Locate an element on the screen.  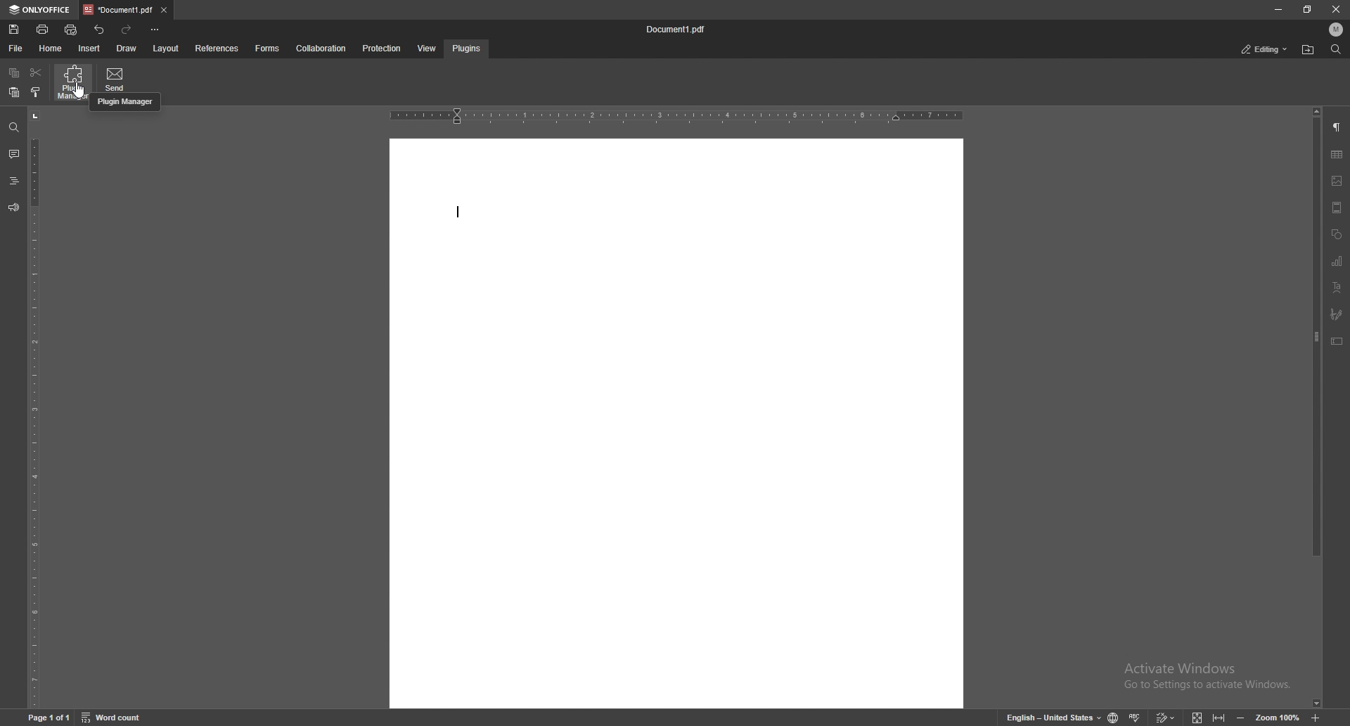
customize toolbar is located at coordinates (155, 30).